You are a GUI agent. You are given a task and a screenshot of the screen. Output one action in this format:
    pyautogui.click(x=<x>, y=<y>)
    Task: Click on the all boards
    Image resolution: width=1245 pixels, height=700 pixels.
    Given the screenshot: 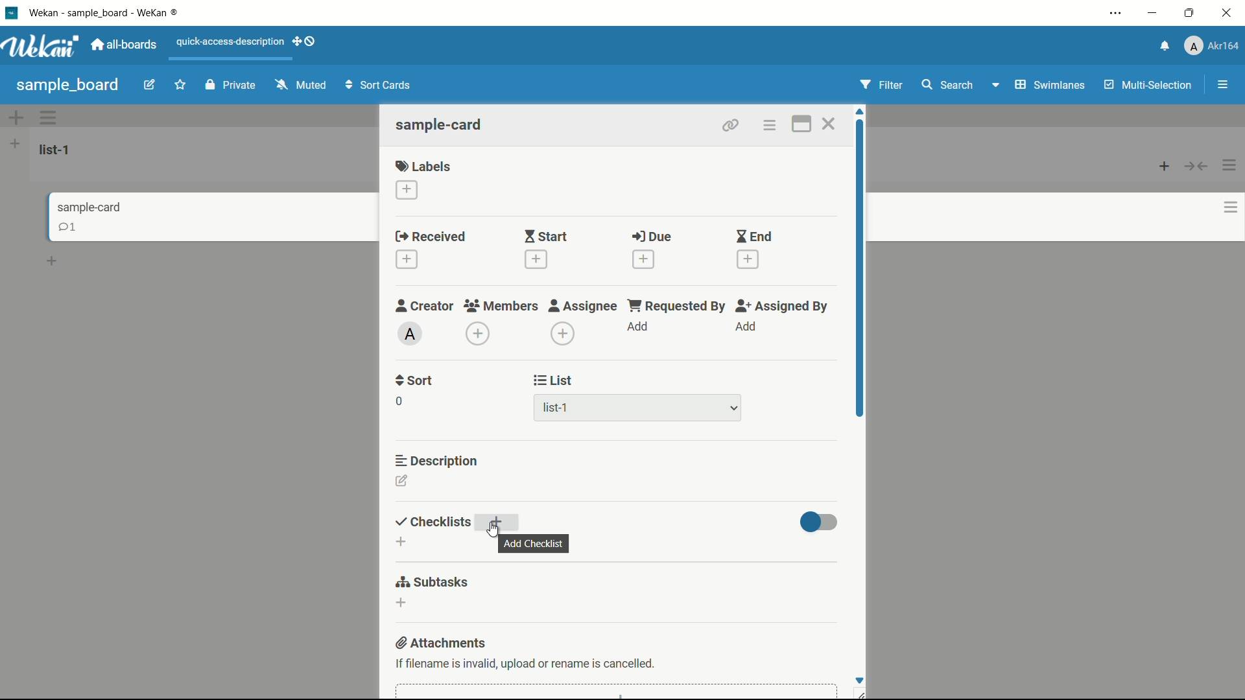 What is the action you would take?
    pyautogui.click(x=126, y=45)
    